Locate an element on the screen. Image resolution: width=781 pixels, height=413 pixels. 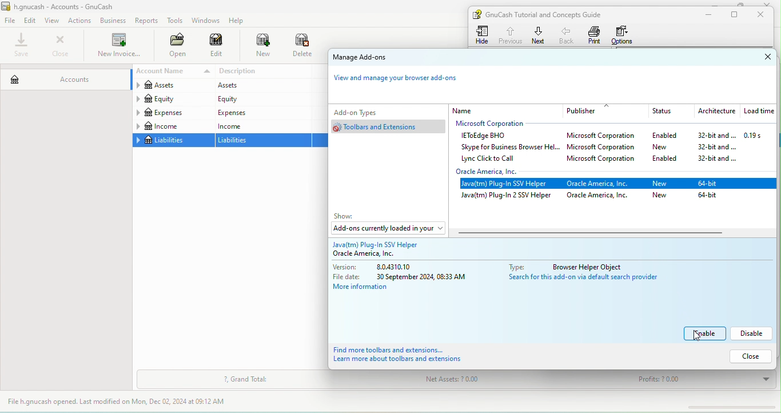
liabilities is located at coordinates (264, 141).